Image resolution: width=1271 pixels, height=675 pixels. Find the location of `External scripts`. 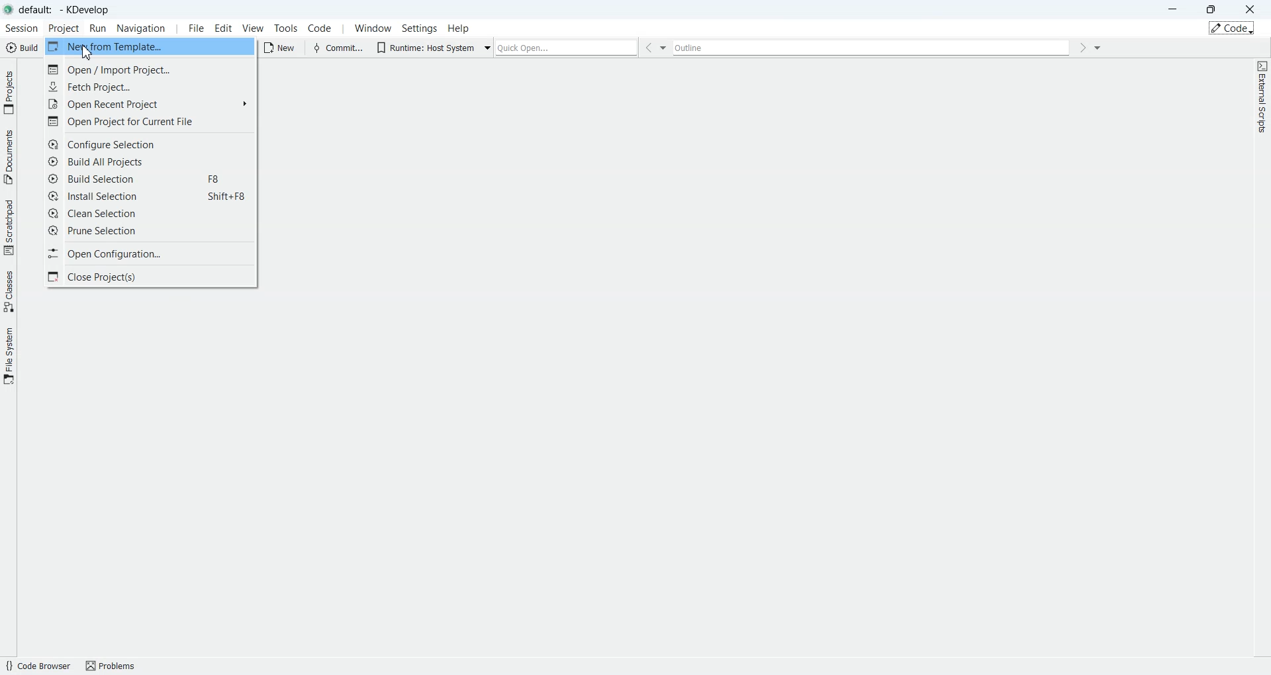

External scripts is located at coordinates (1262, 101).